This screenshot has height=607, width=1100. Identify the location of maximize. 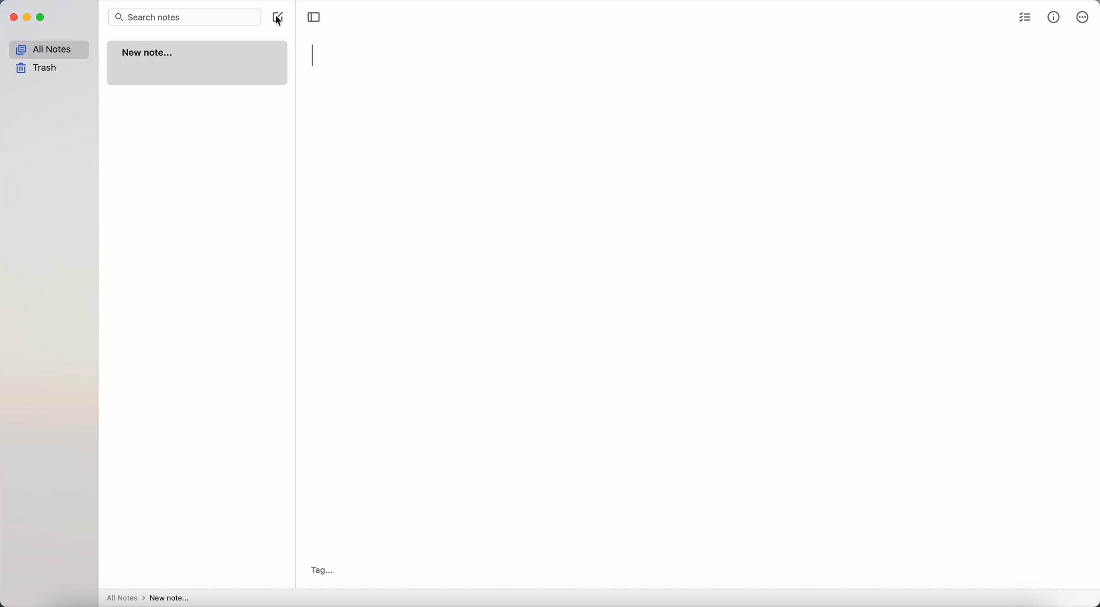
(41, 17).